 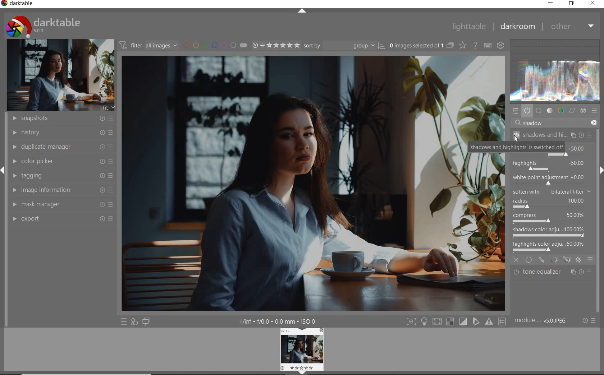 I want to click on base, so click(x=539, y=110).